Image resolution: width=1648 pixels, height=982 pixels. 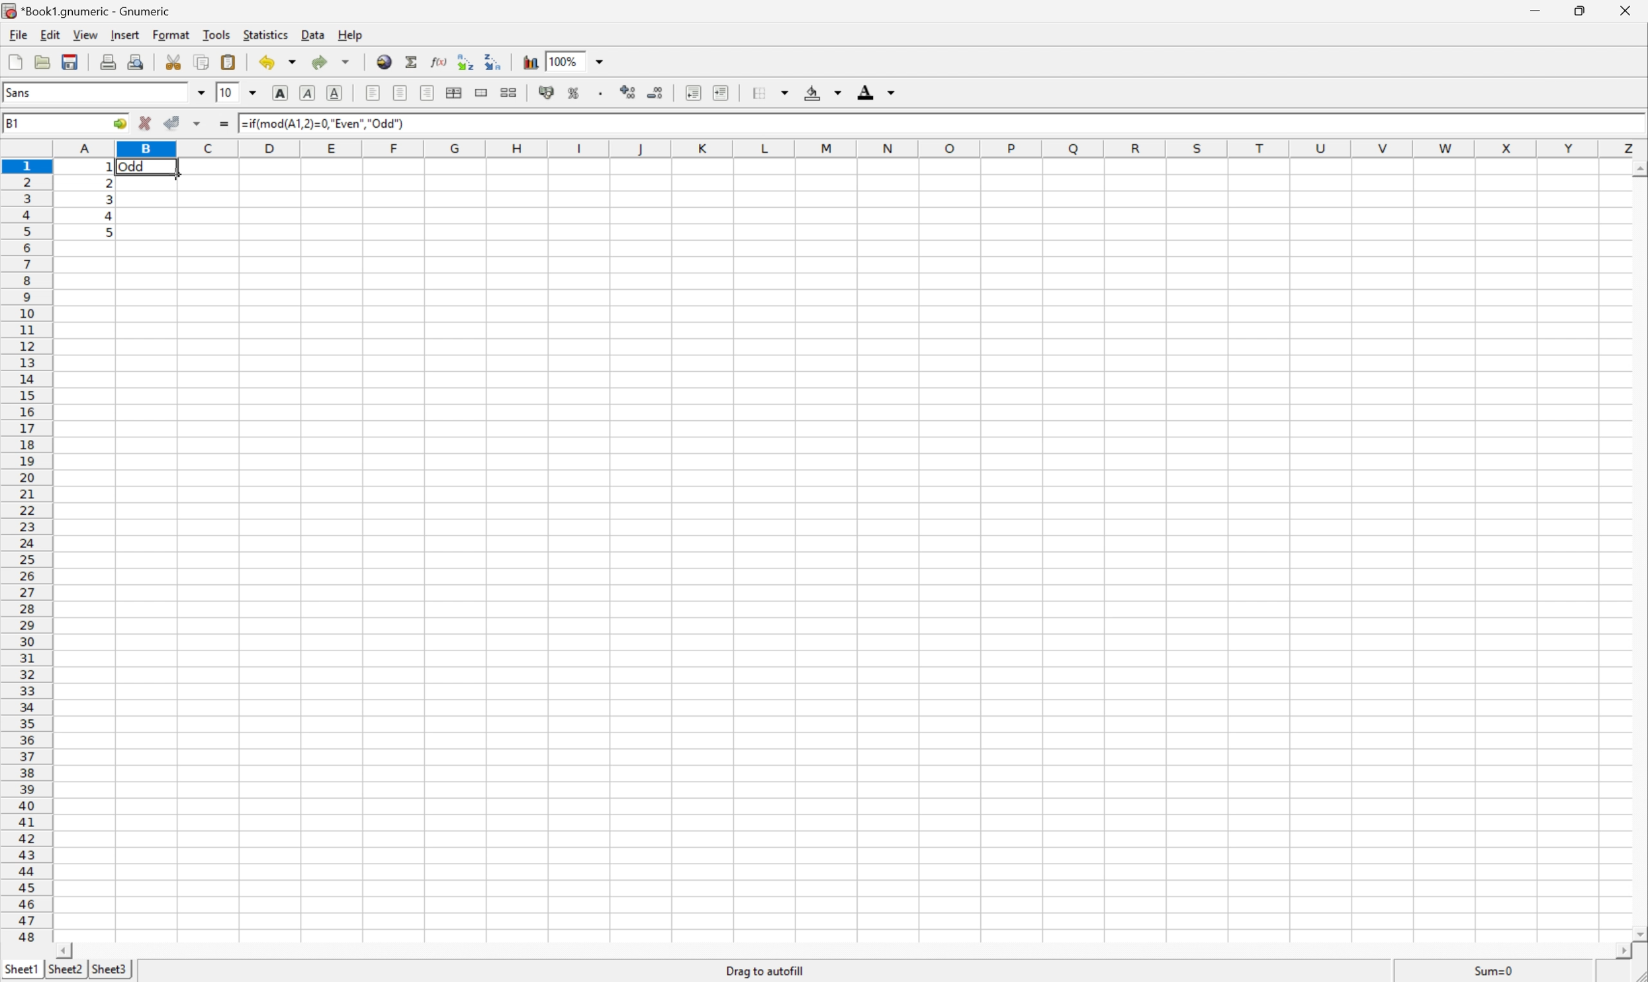 What do you see at coordinates (127, 35) in the screenshot?
I see `Insert` at bounding box center [127, 35].